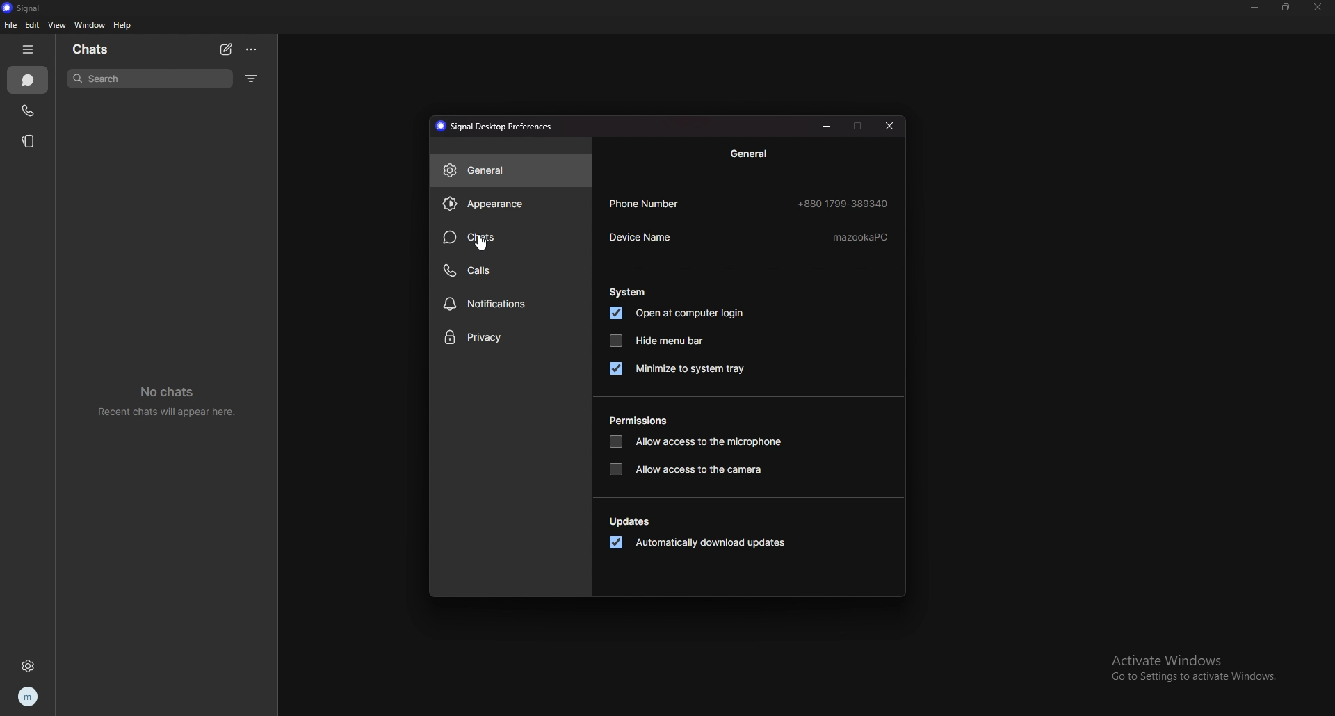 The width and height of the screenshot is (1335, 716). What do you see at coordinates (657, 340) in the screenshot?
I see `hide menu bar` at bounding box center [657, 340].